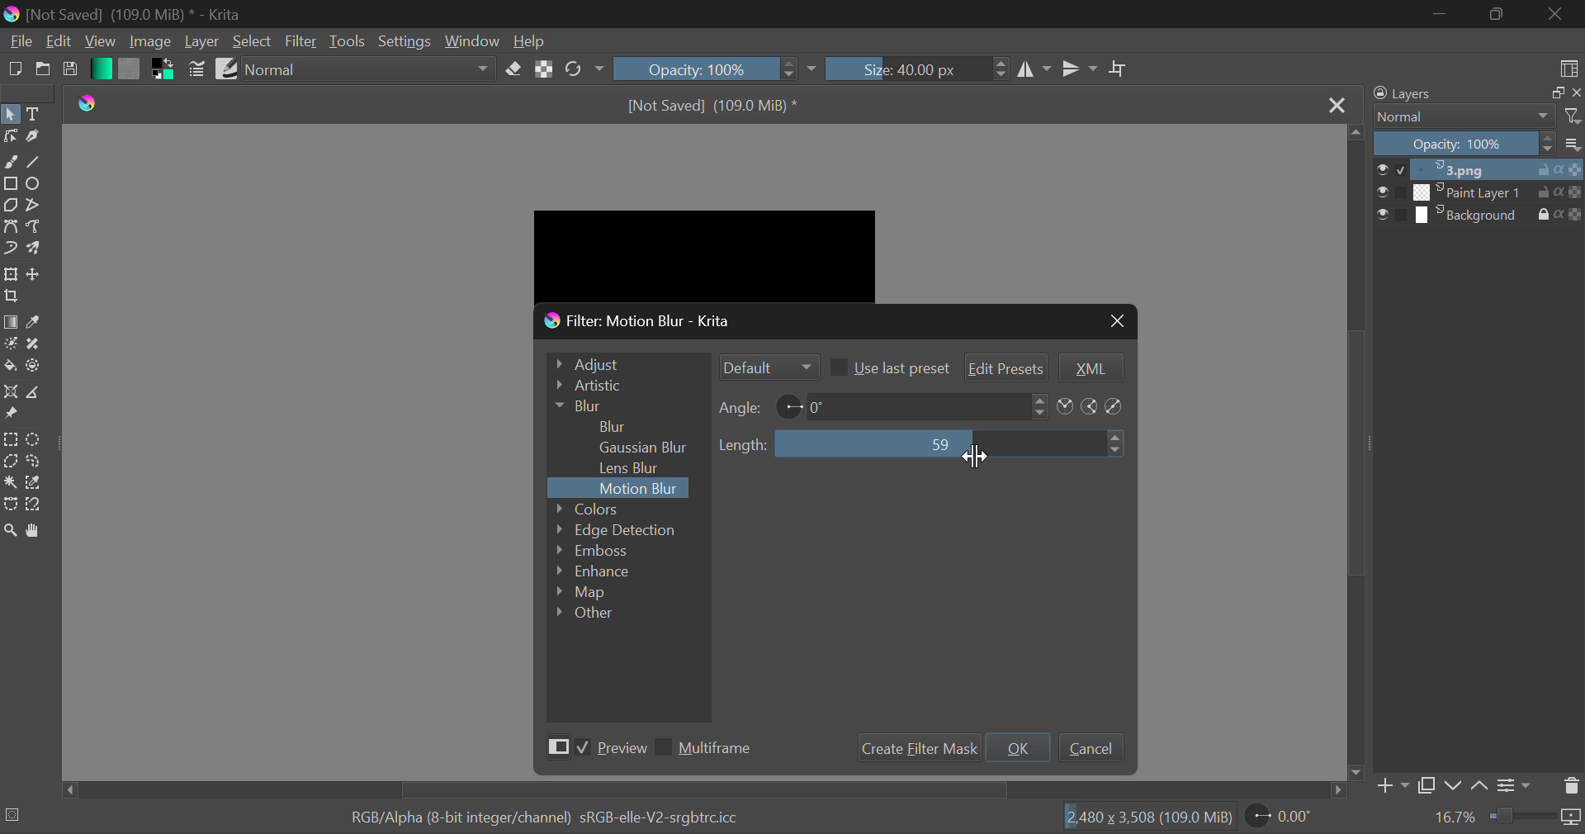 The height and width of the screenshot is (834, 1585). I want to click on Filter Mode, so click(767, 367).